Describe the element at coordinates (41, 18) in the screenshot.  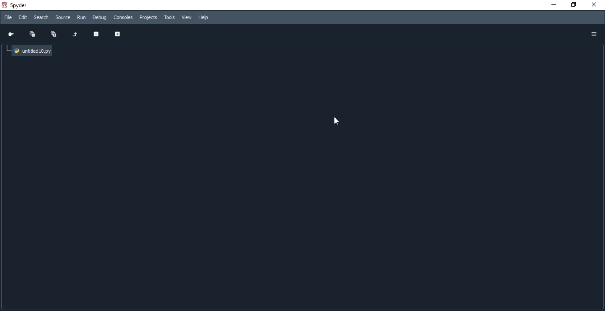
I see `search` at that location.